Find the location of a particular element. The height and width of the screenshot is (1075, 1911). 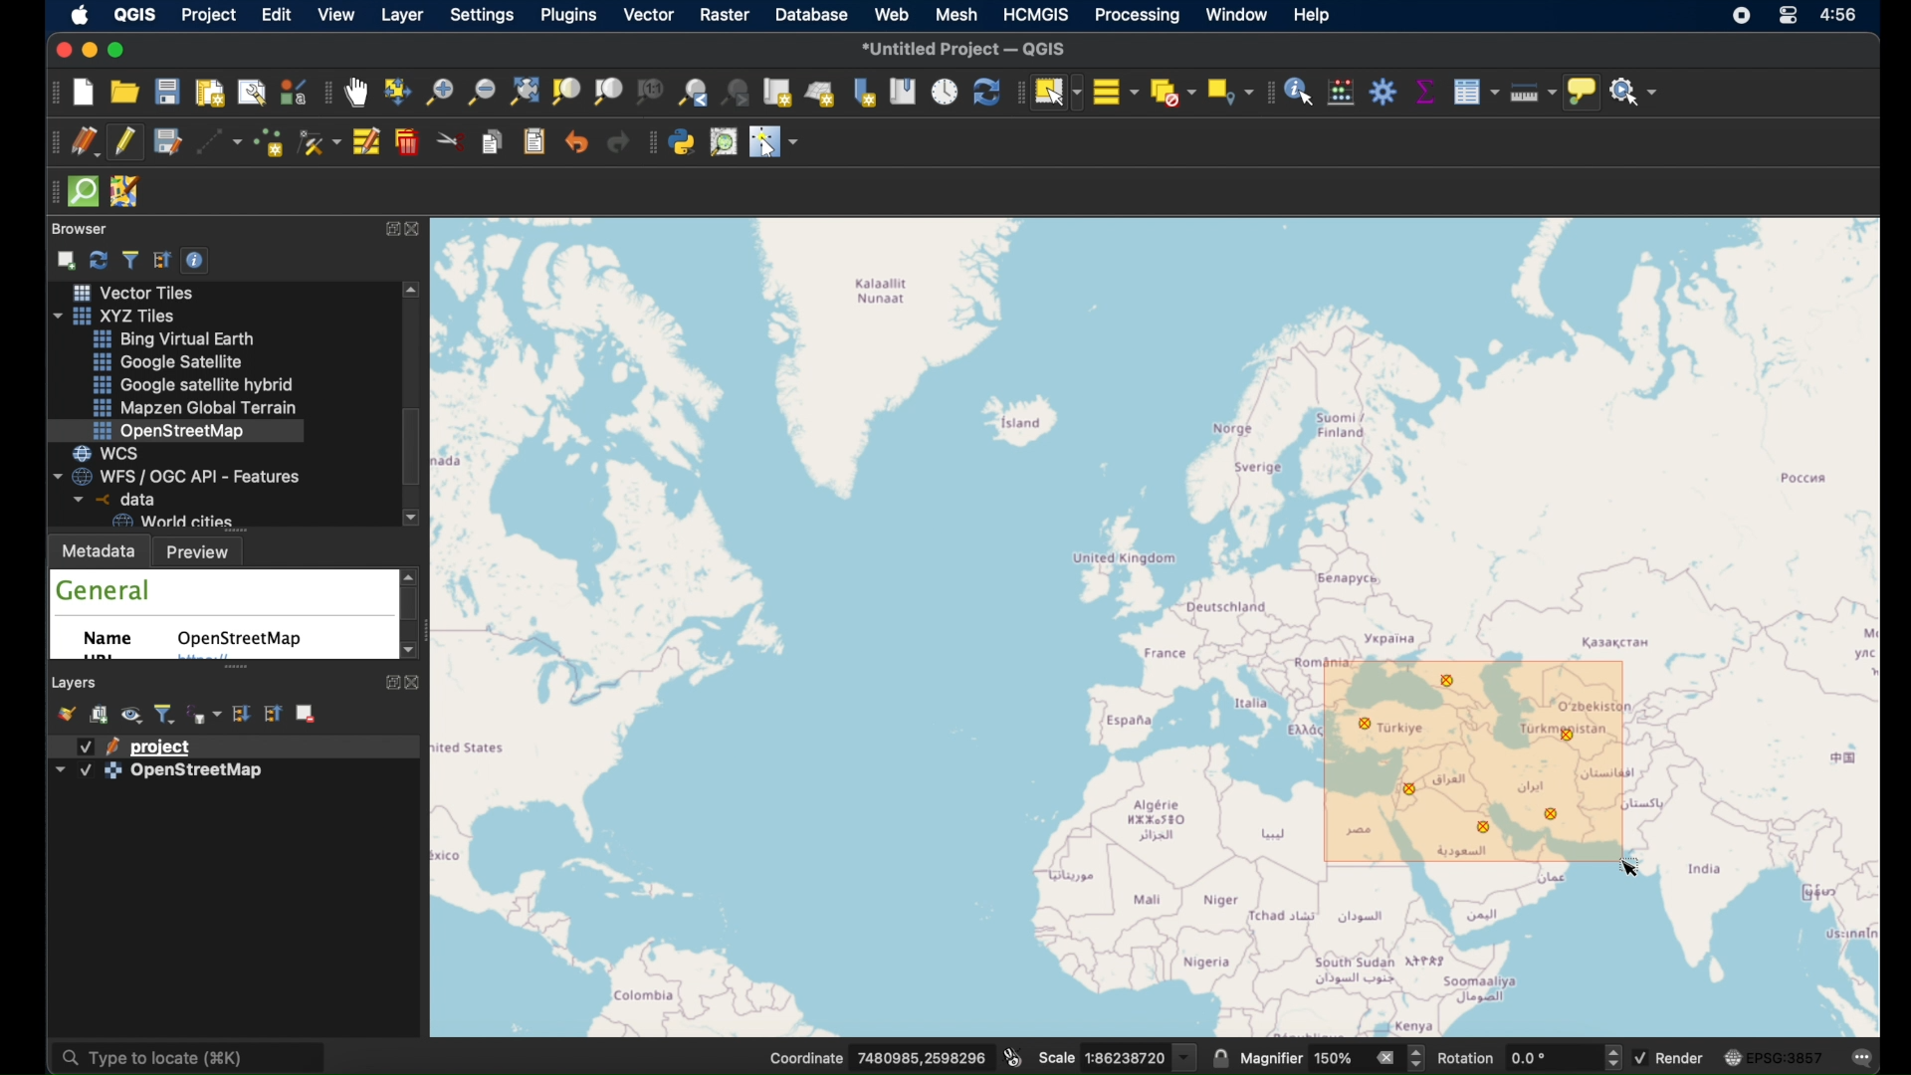

vector tiles is located at coordinates (130, 292).